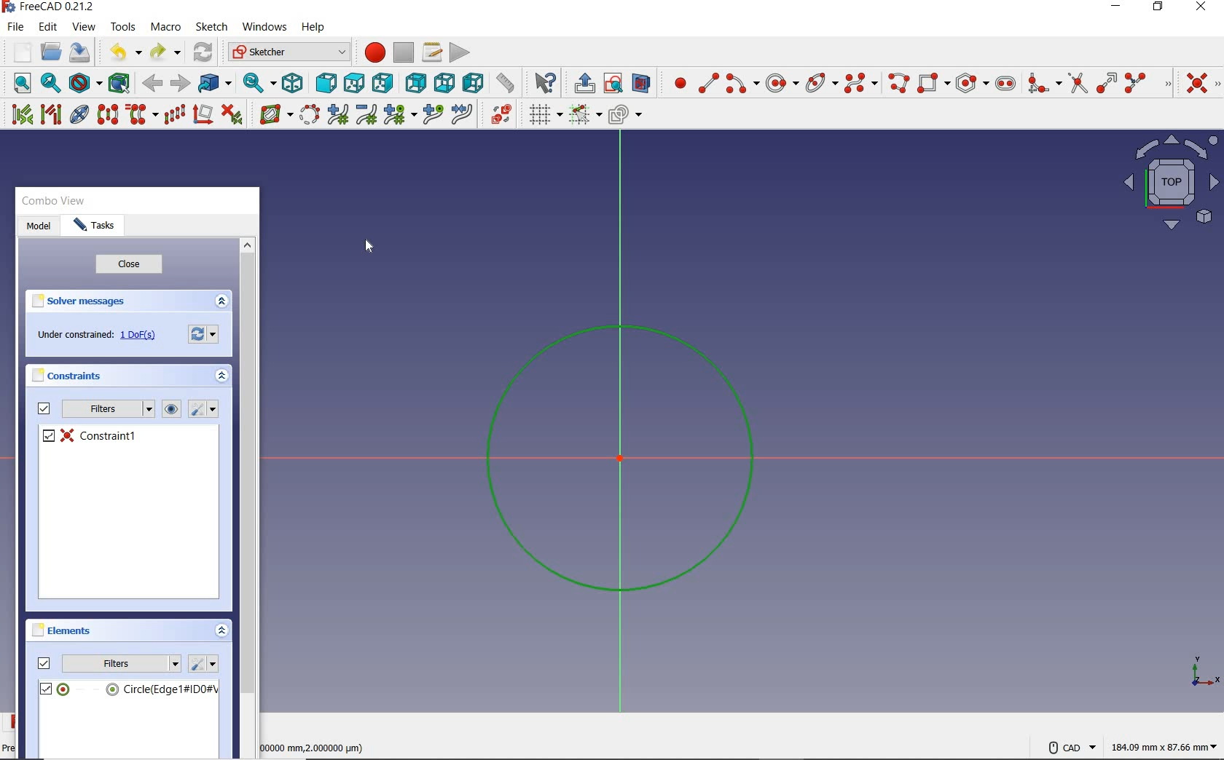 The height and width of the screenshot is (760, 1224). Describe the element at coordinates (286, 51) in the screenshot. I see `switch between workbenches` at that location.